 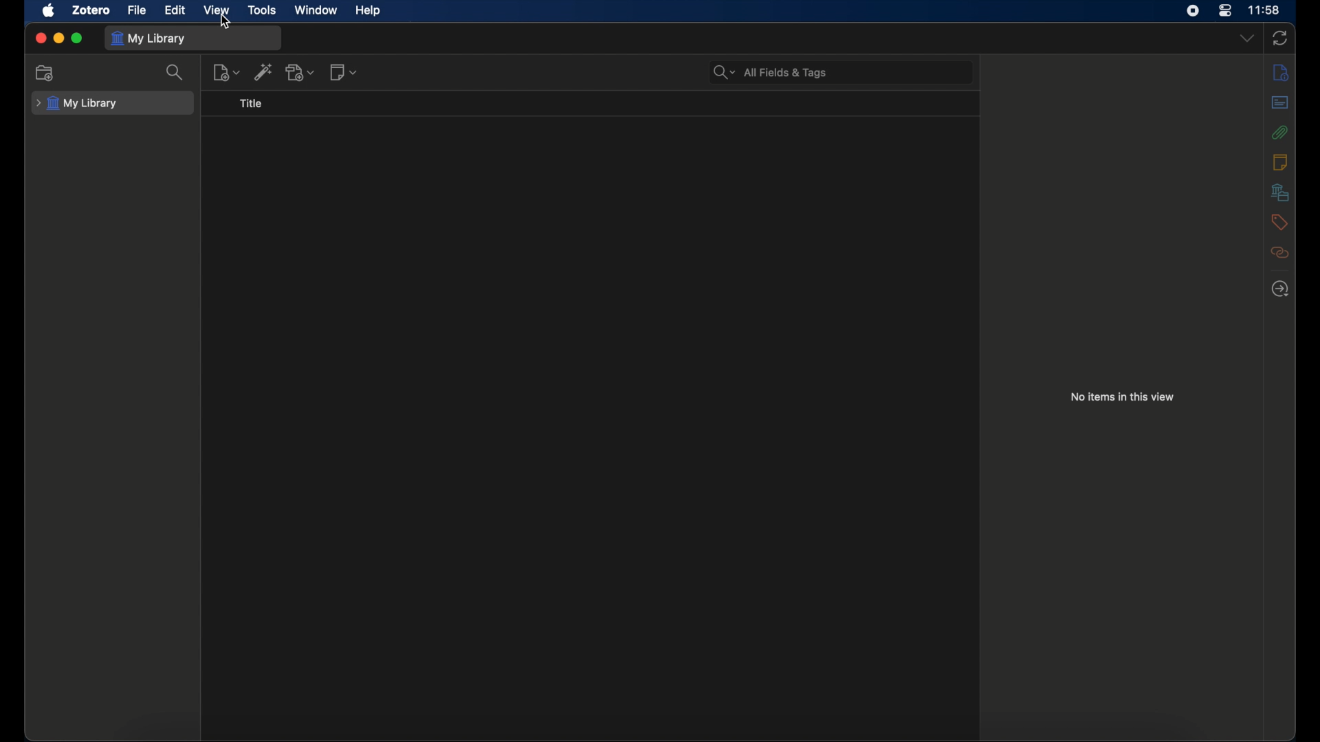 I want to click on libraries, so click(x=1279, y=192).